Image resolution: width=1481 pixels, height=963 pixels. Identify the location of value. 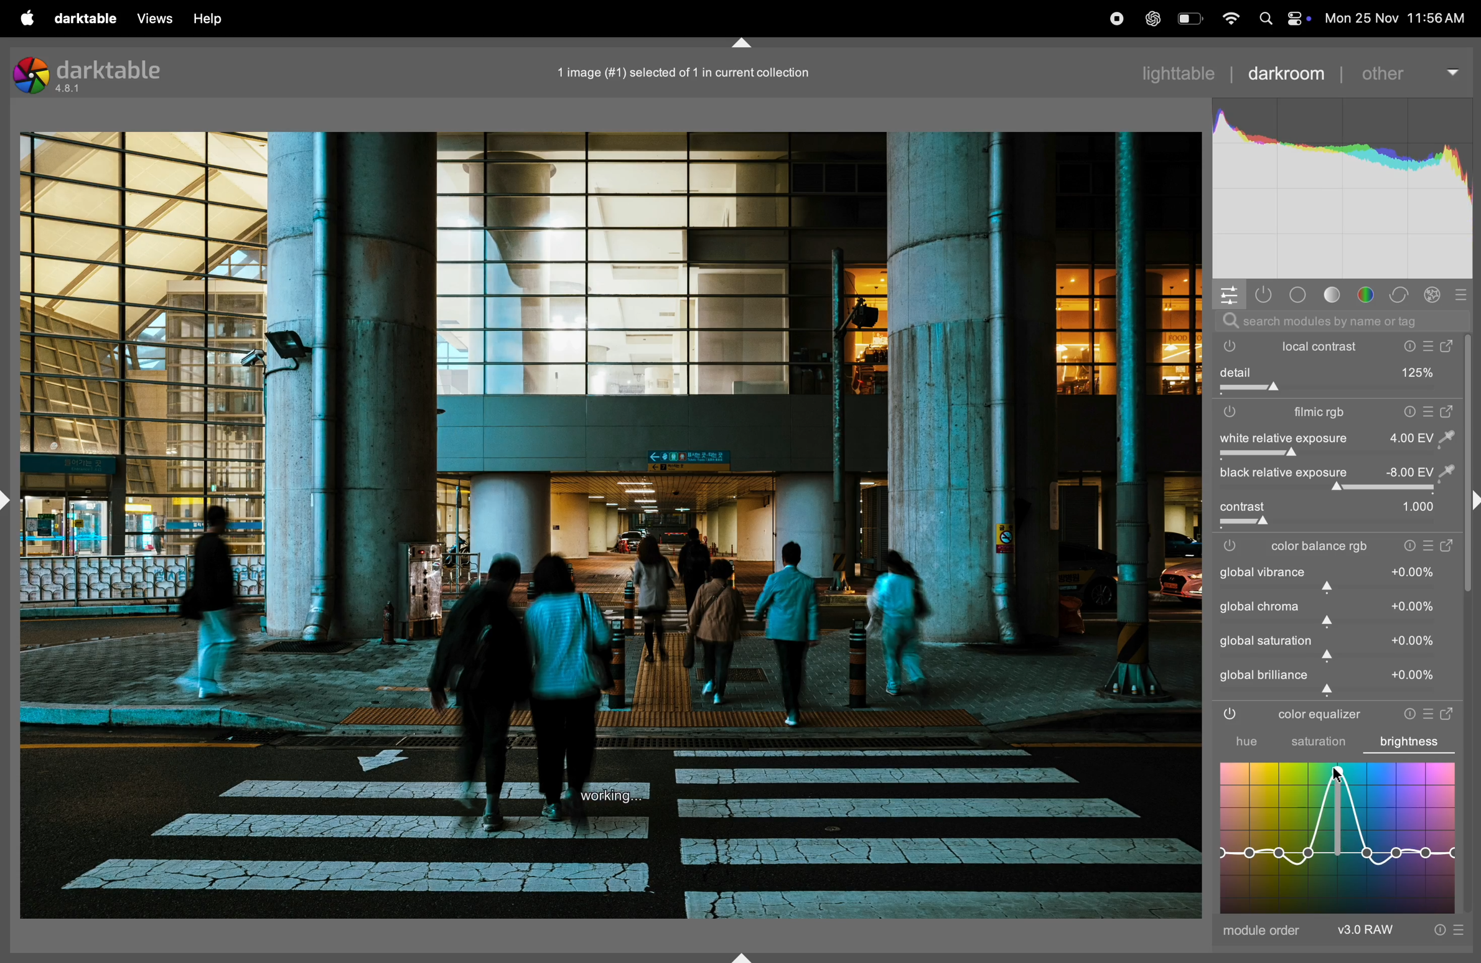
(1414, 571).